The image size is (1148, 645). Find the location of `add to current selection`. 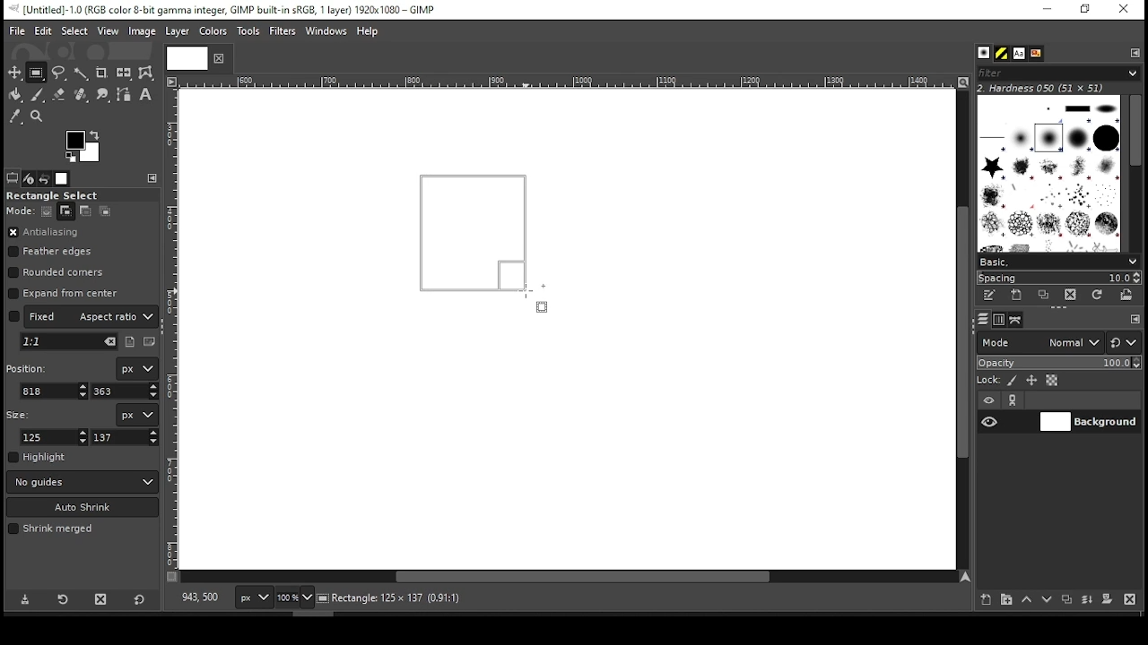

add to current selection is located at coordinates (66, 211).